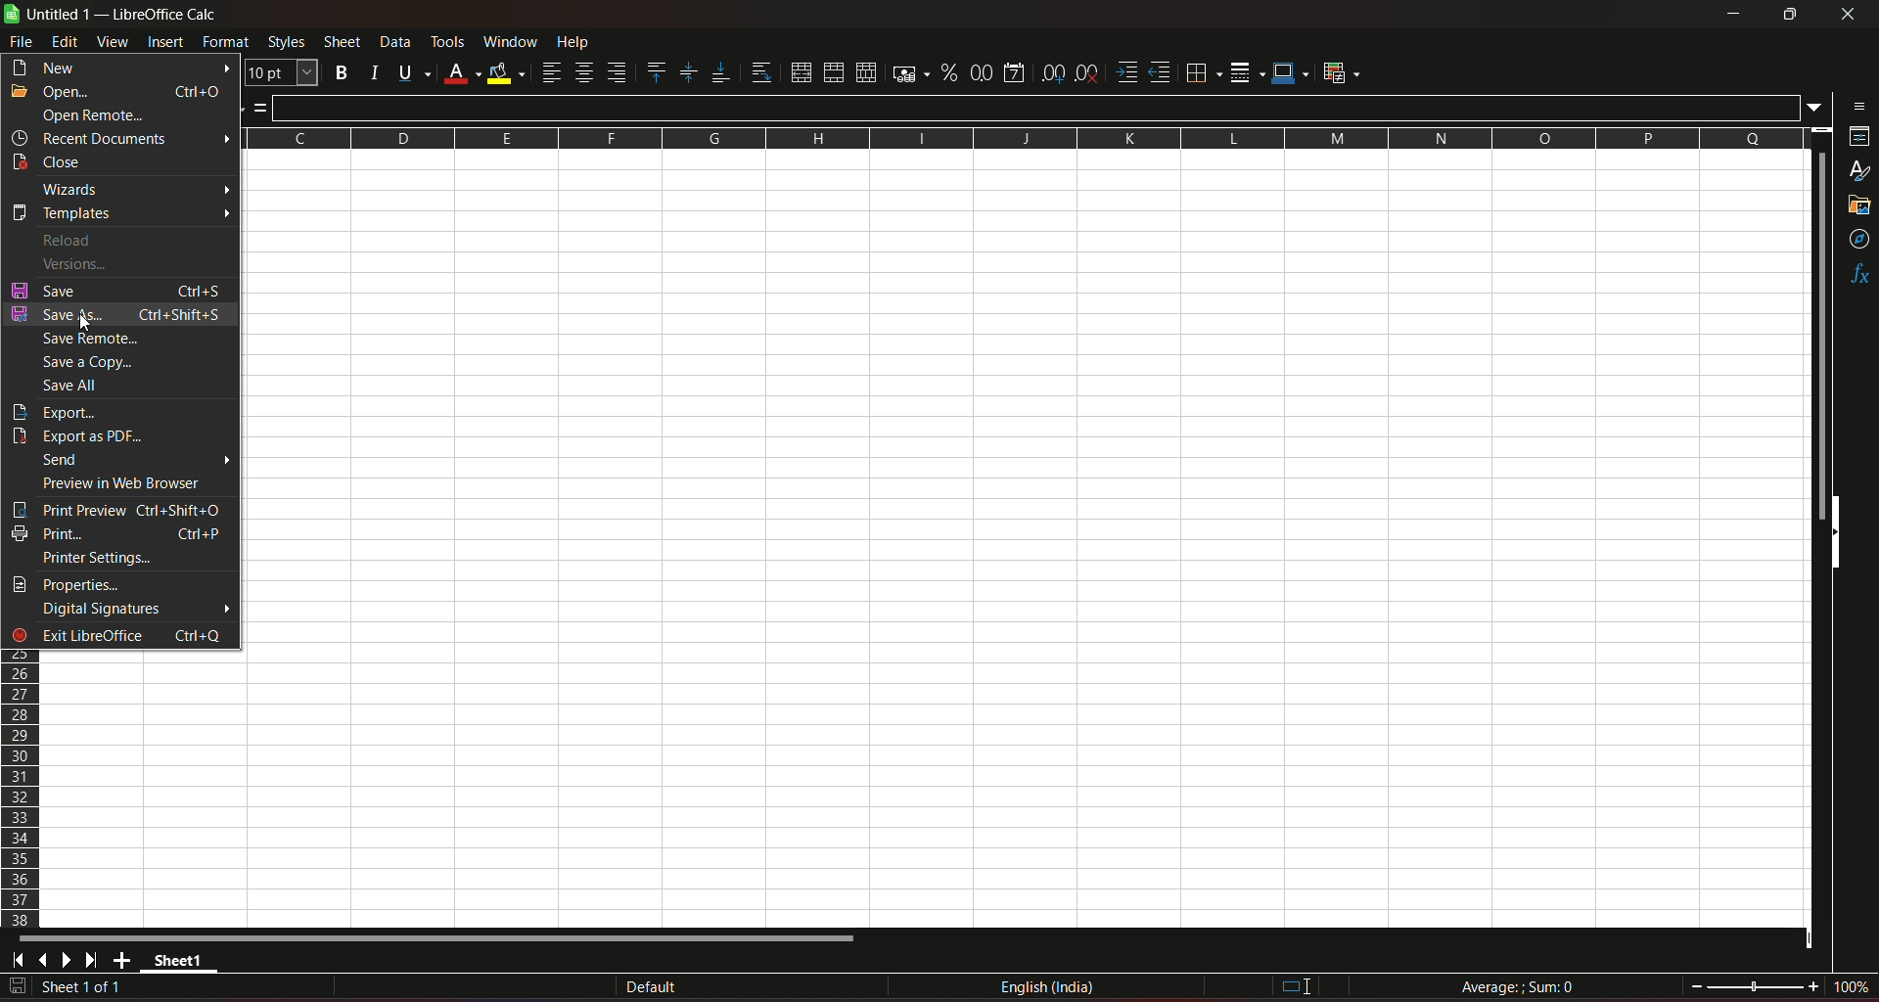 Image resolution: width=1879 pixels, height=1002 pixels. What do you see at coordinates (448, 41) in the screenshot?
I see `tools` at bounding box center [448, 41].